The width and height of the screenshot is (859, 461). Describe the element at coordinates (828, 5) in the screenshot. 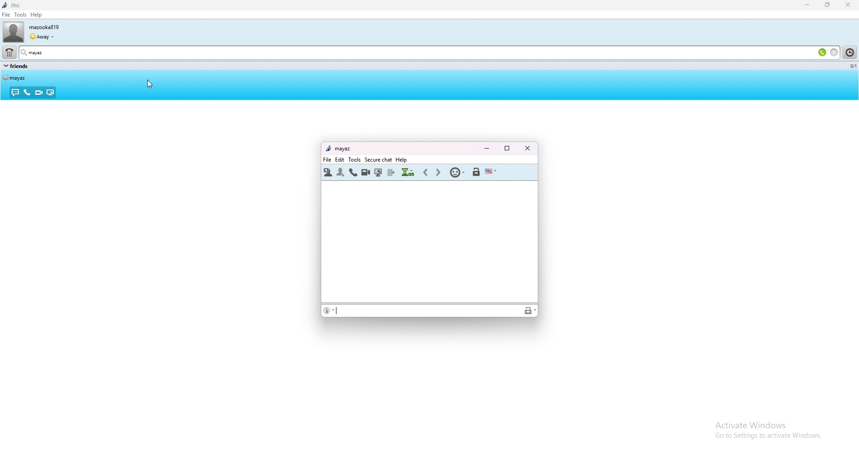

I see `resize` at that location.